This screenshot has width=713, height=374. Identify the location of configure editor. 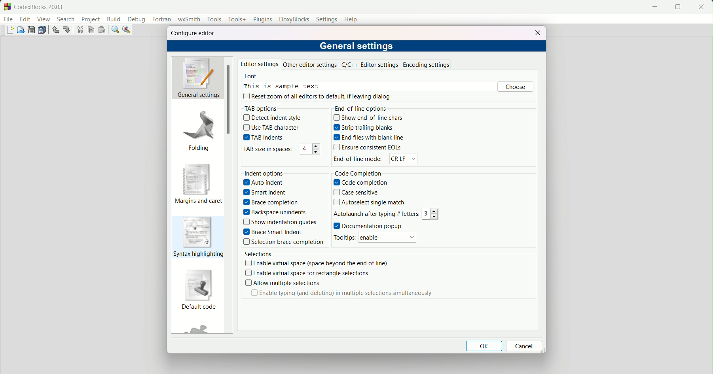
(193, 33).